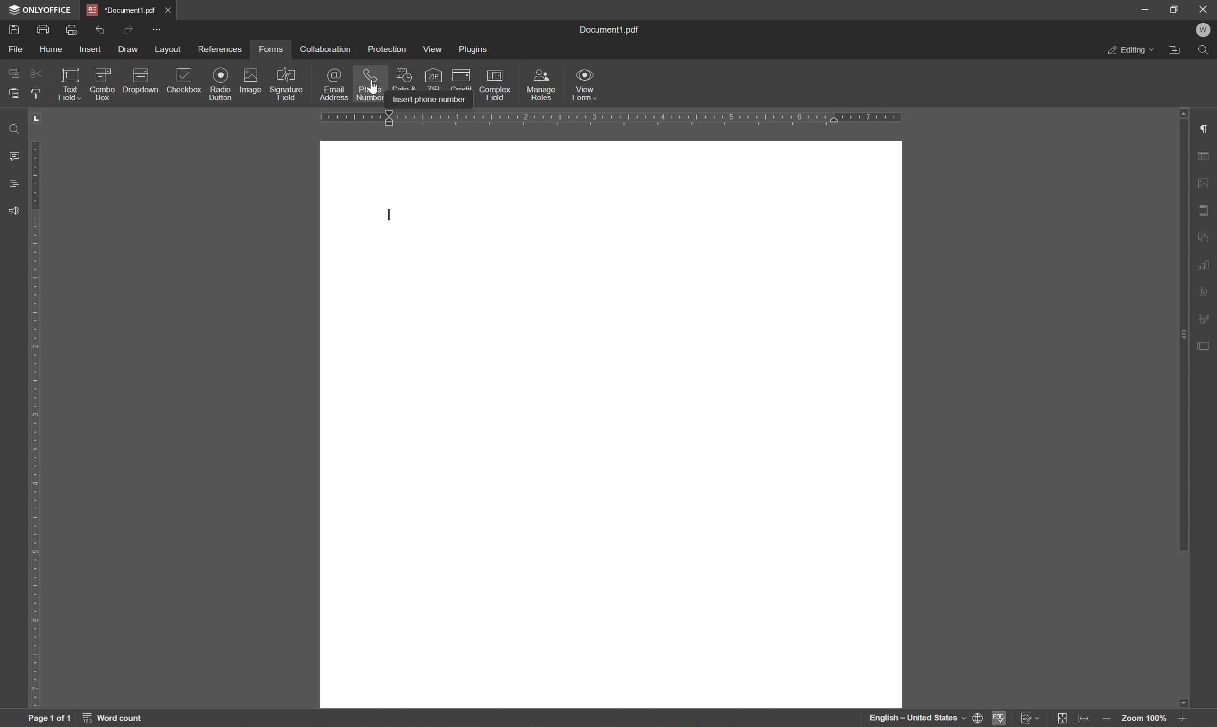  Describe the element at coordinates (1145, 720) in the screenshot. I see `zoom 100%` at that location.